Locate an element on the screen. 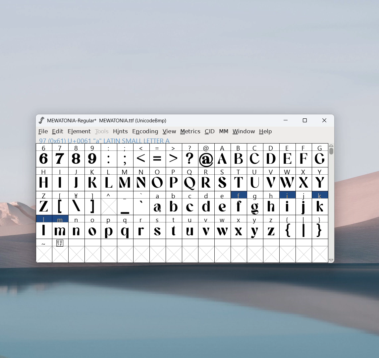 The image size is (379, 358). G is located at coordinates (320, 155).